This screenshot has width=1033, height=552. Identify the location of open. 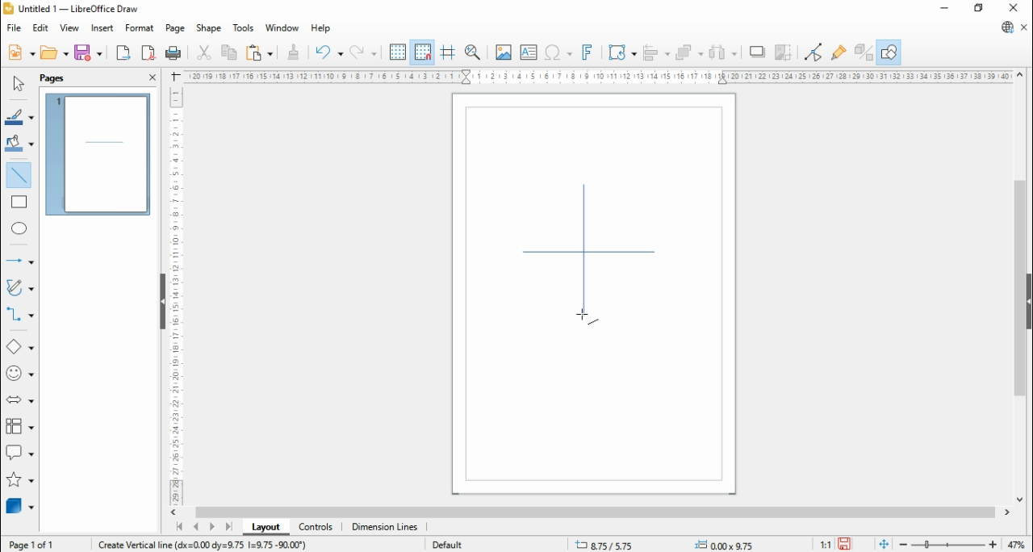
(56, 52).